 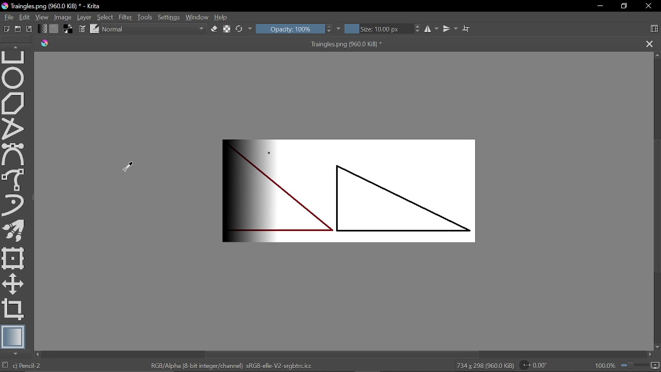 I want to click on Dynamic brush tool, so click(x=13, y=205).